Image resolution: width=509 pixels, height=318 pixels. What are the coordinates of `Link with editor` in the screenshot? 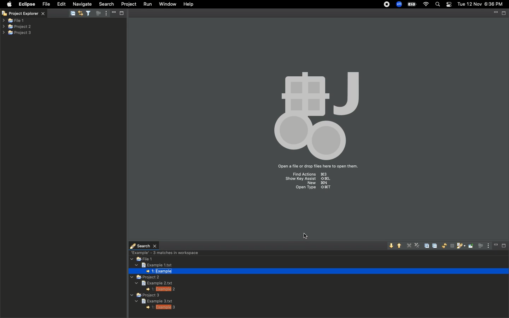 It's located at (80, 12).